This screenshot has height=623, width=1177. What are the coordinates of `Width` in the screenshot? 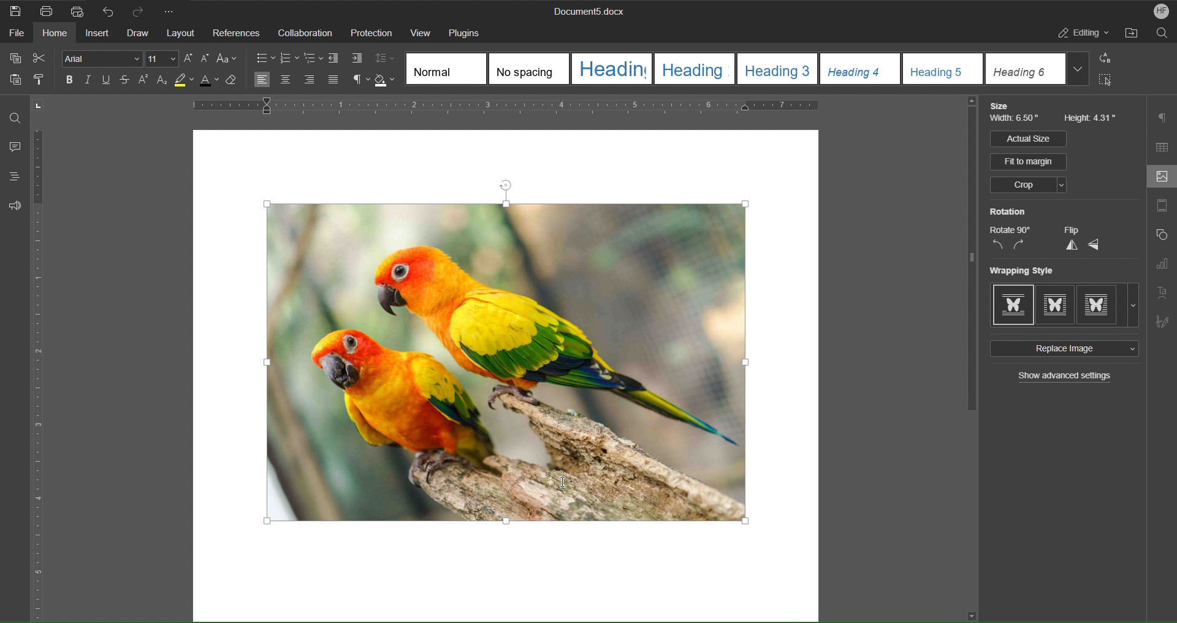 It's located at (1016, 120).